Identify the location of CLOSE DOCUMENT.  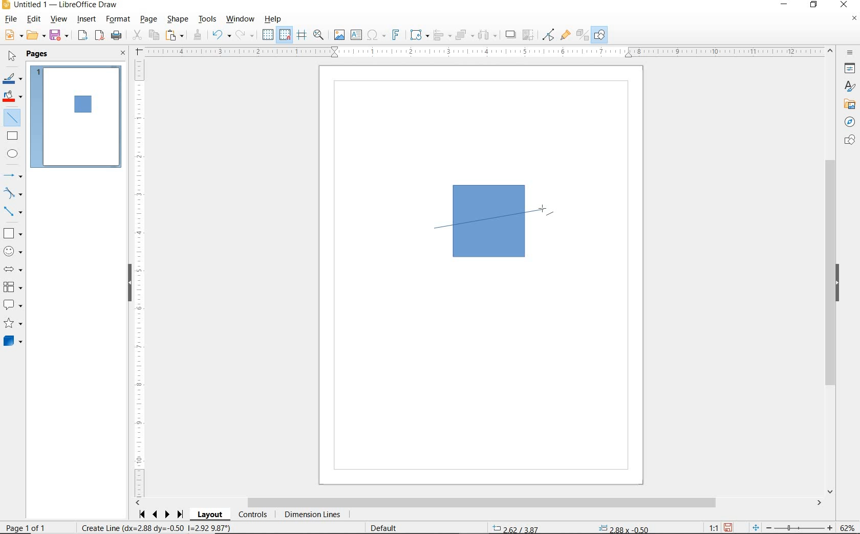
(854, 19).